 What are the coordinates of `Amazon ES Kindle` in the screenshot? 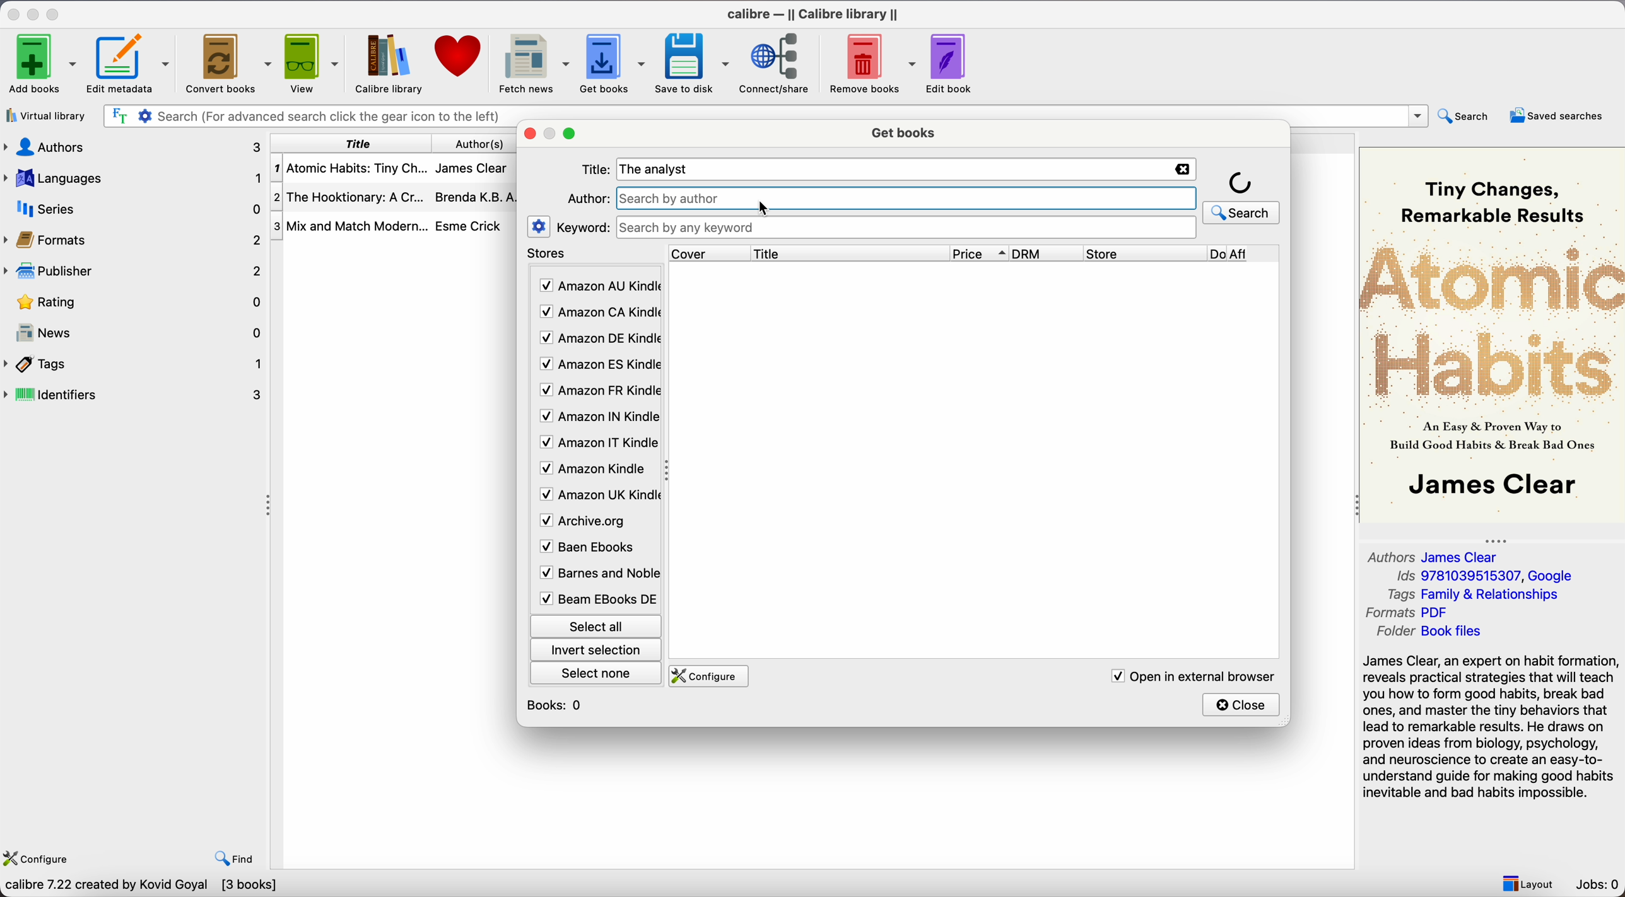 It's located at (598, 366).